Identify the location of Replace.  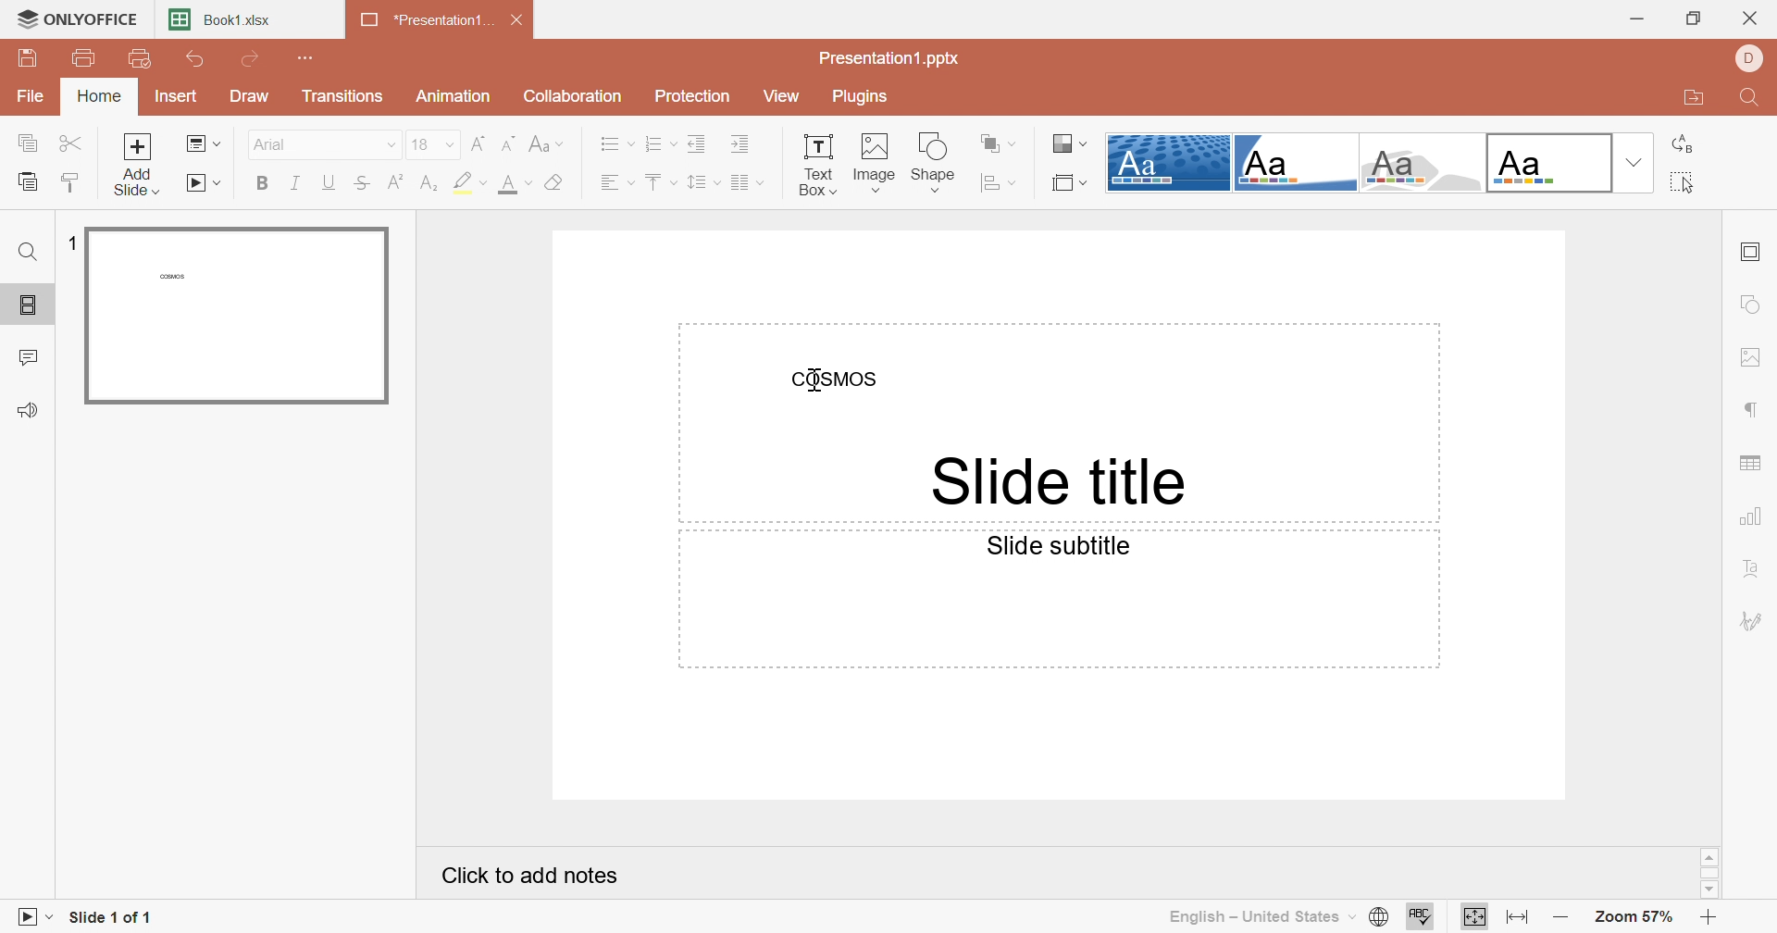
(1682, 146).